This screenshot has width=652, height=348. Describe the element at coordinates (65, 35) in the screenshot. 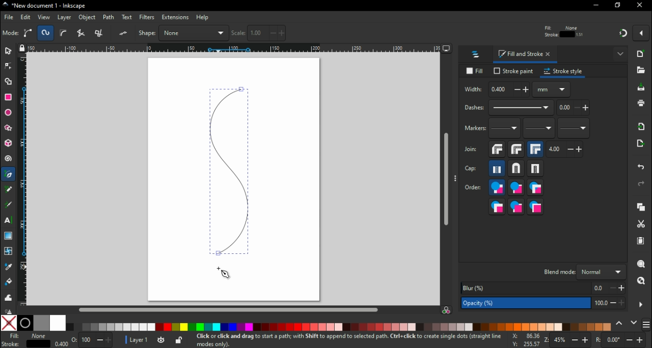

I see `create BSplain path` at that location.